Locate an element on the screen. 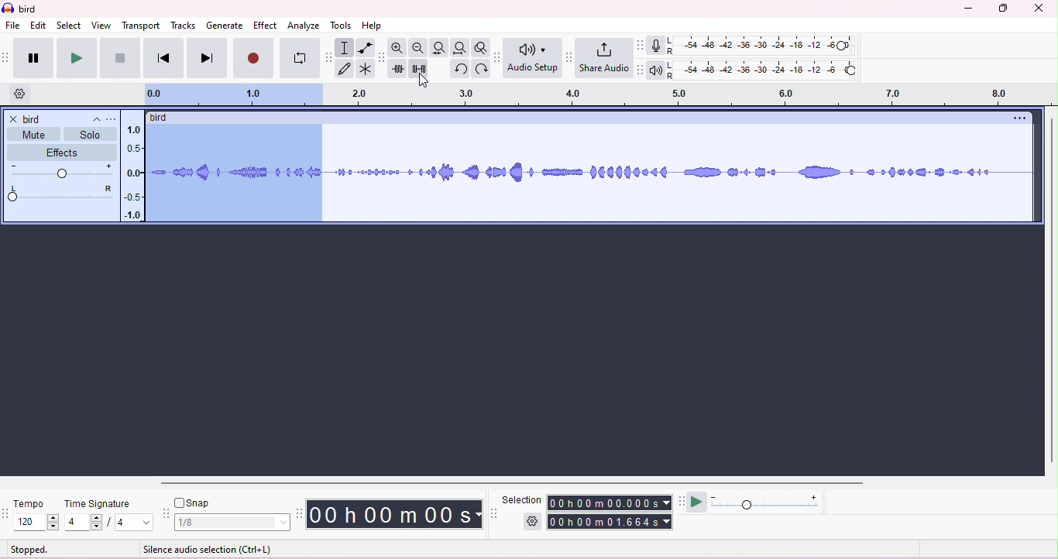 Image resolution: width=1058 pixels, height=559 pixels. minimize is located at coordinates (966, 10).